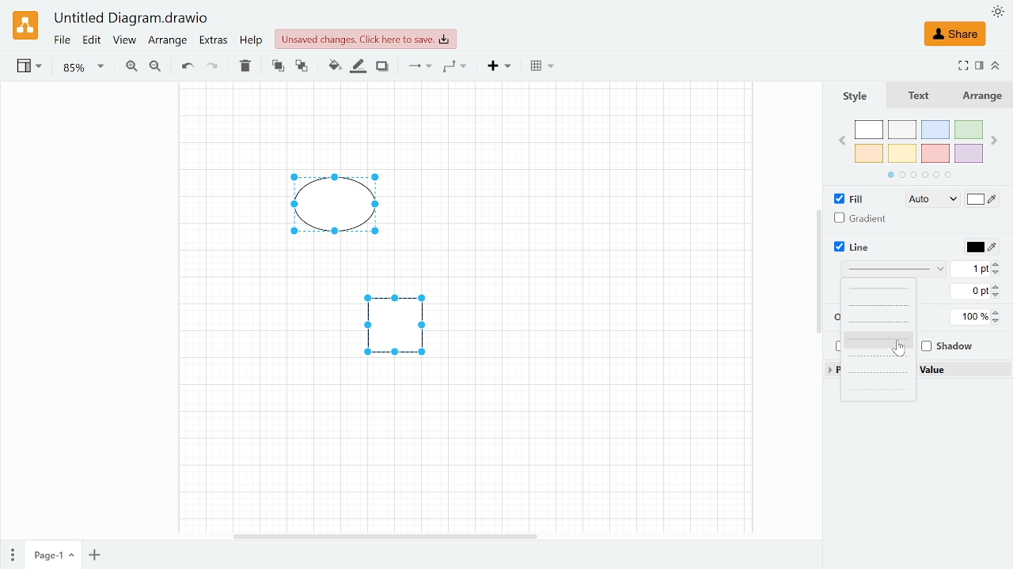  Describe the element at coordinates (997, 11) in the screenshot. I see `Appearence` at that location.